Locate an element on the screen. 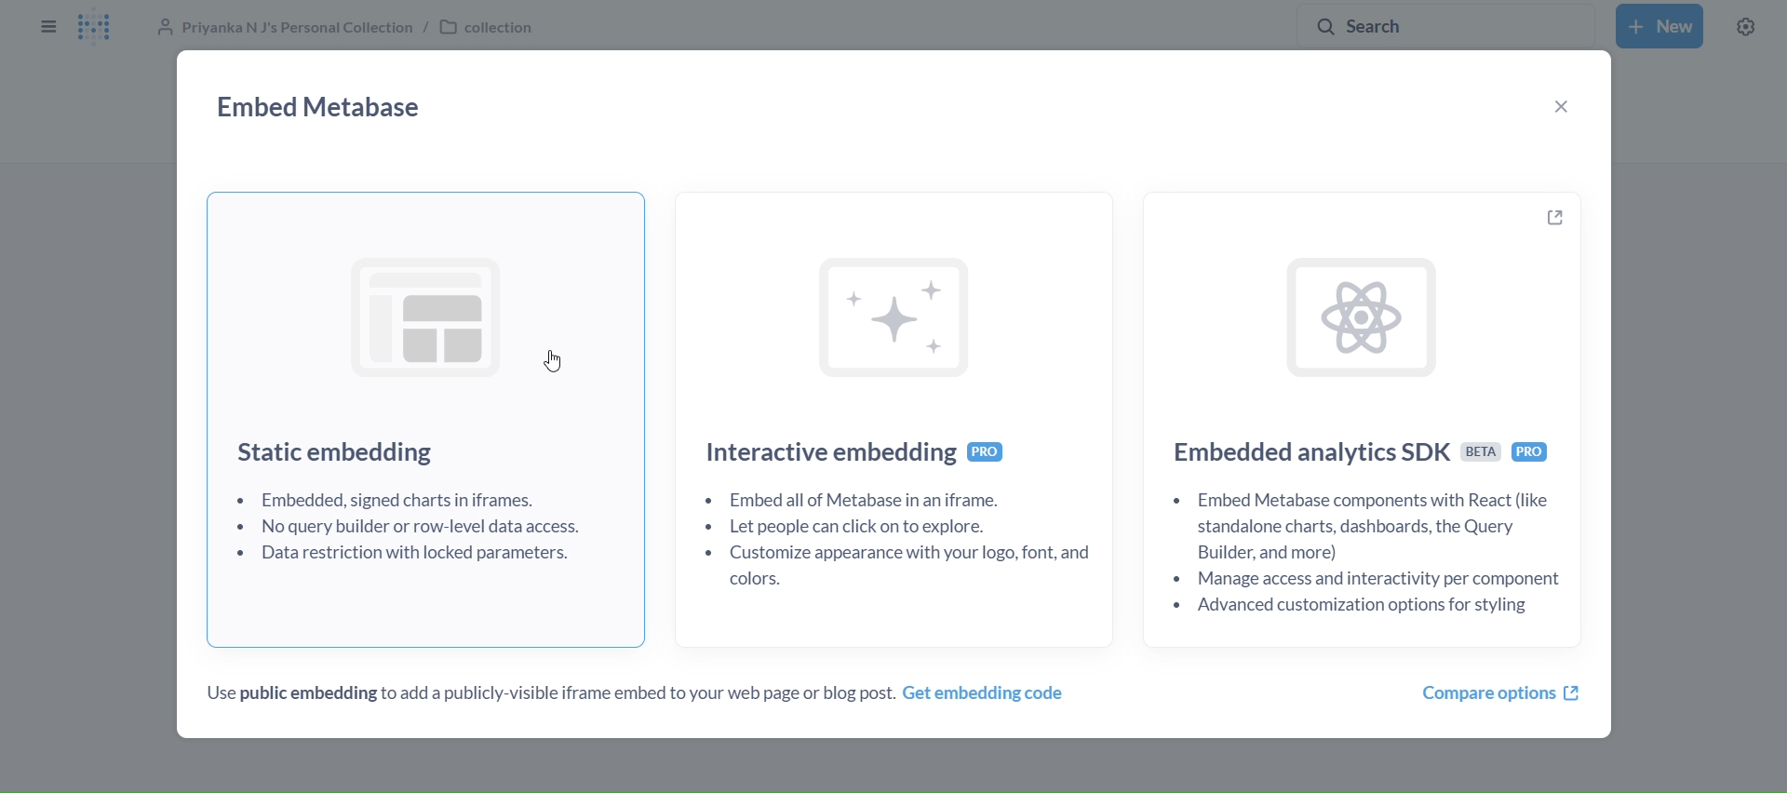 Image resolution: width=1787 pixels, height=793 pixels. Static embedding

+ Embedded, signed charts in iframes.

+ No query builder or row-level data access.
+ Data restriction with locked parameters. is located at coordinates (426, 416).